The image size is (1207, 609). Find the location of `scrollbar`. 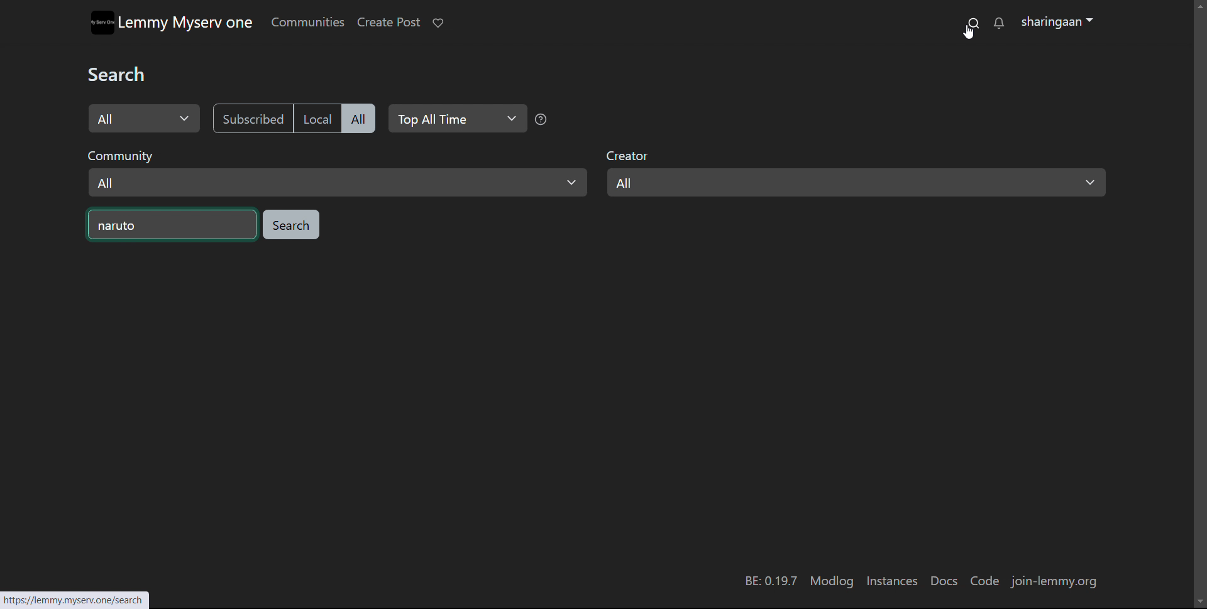

scrollbar is located at coordinates (1199, 88).